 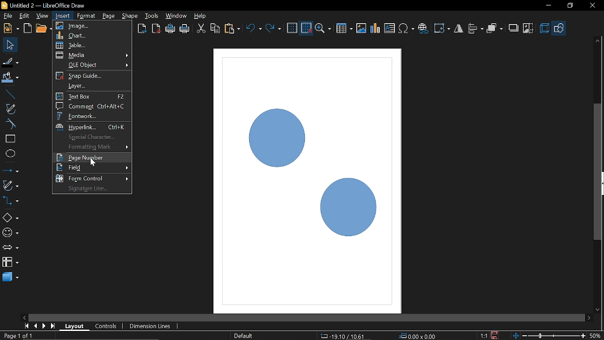 What do you see at coordinates (90, 137) in the screenshot?
I see `Special character` at bounding box center [90, 137].